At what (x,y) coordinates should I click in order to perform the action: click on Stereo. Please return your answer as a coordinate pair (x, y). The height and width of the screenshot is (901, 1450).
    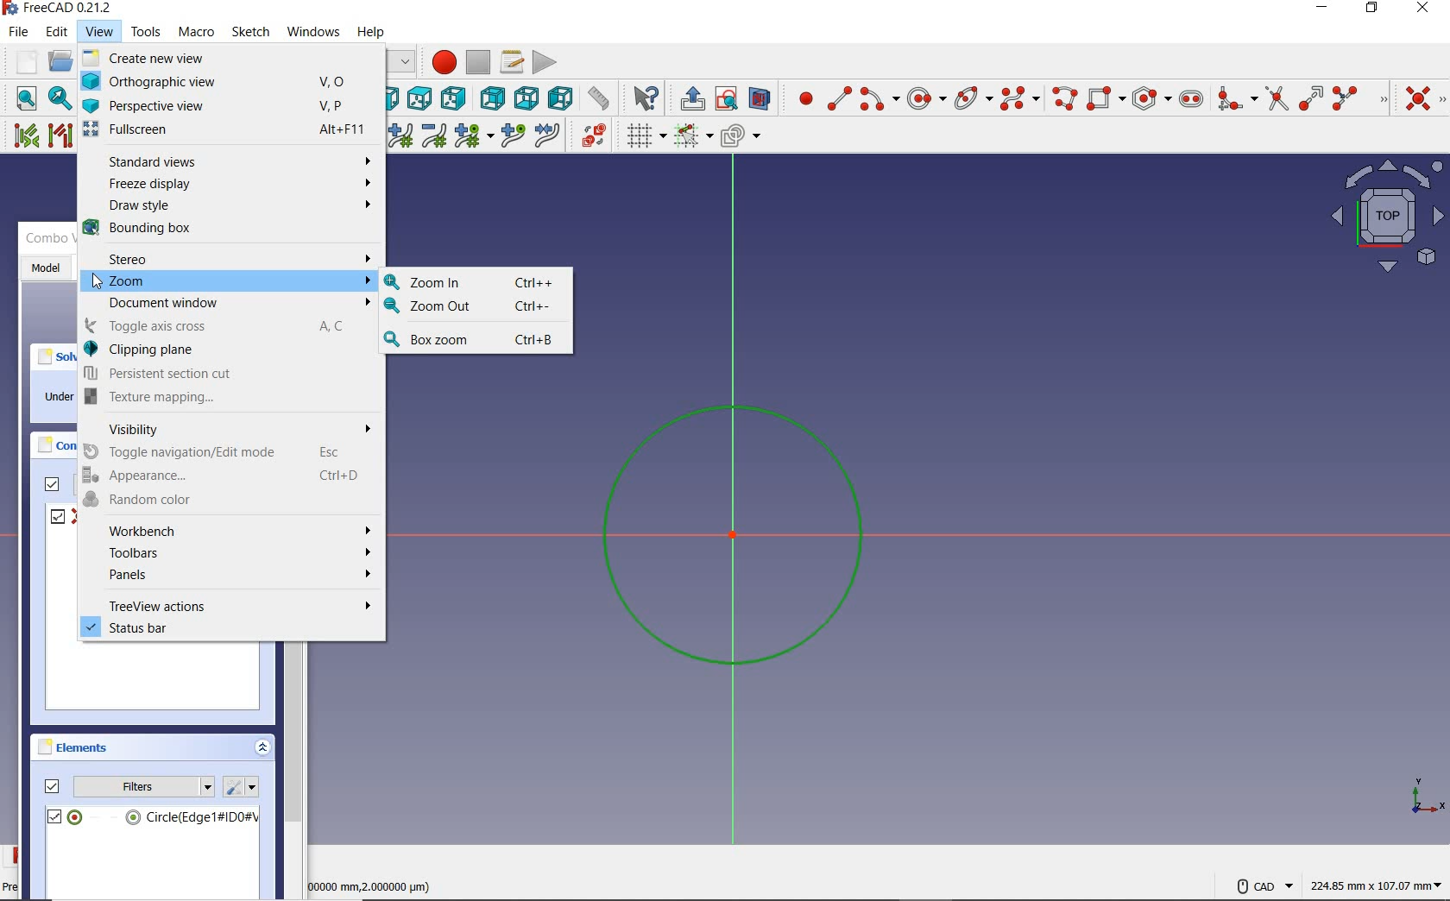
    Looking at the image, I should click on (243, 258).